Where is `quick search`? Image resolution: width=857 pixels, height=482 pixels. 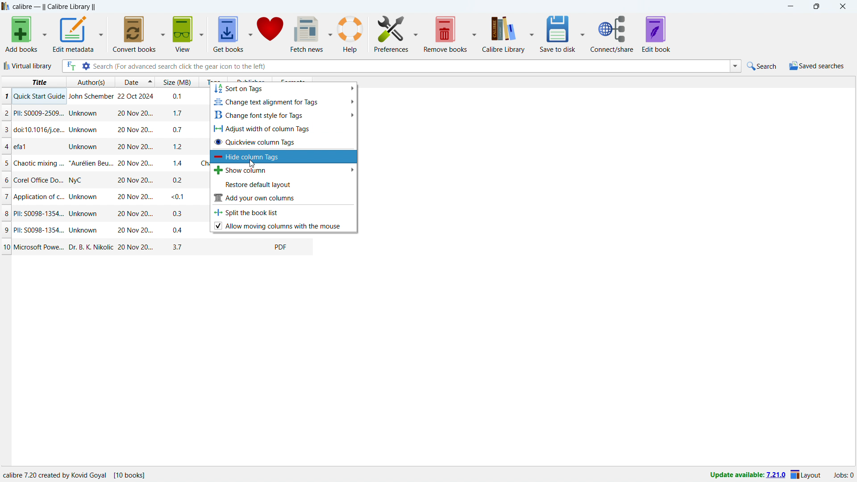 quick search is located at coordinates (762, 66).